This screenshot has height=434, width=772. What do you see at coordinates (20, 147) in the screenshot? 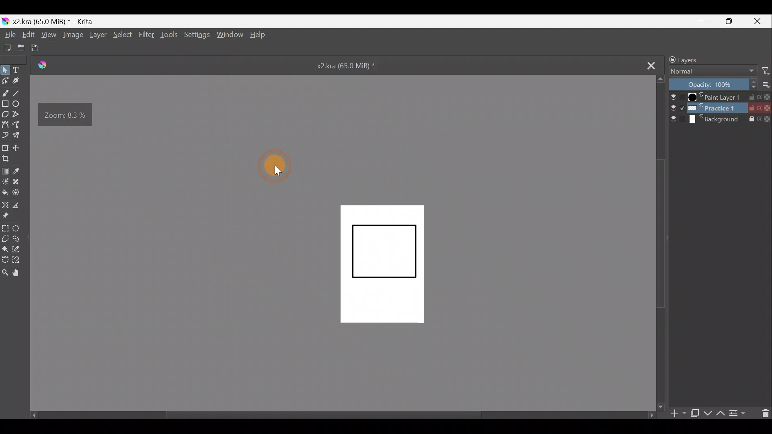
I see `Move layer` at bounding box center [20, 147].